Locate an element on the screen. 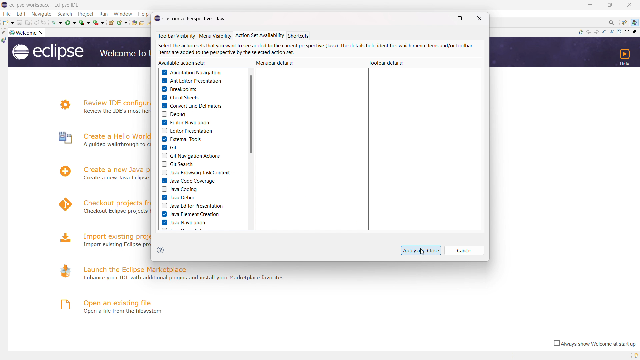  Title is located at coordinates (49, 4).